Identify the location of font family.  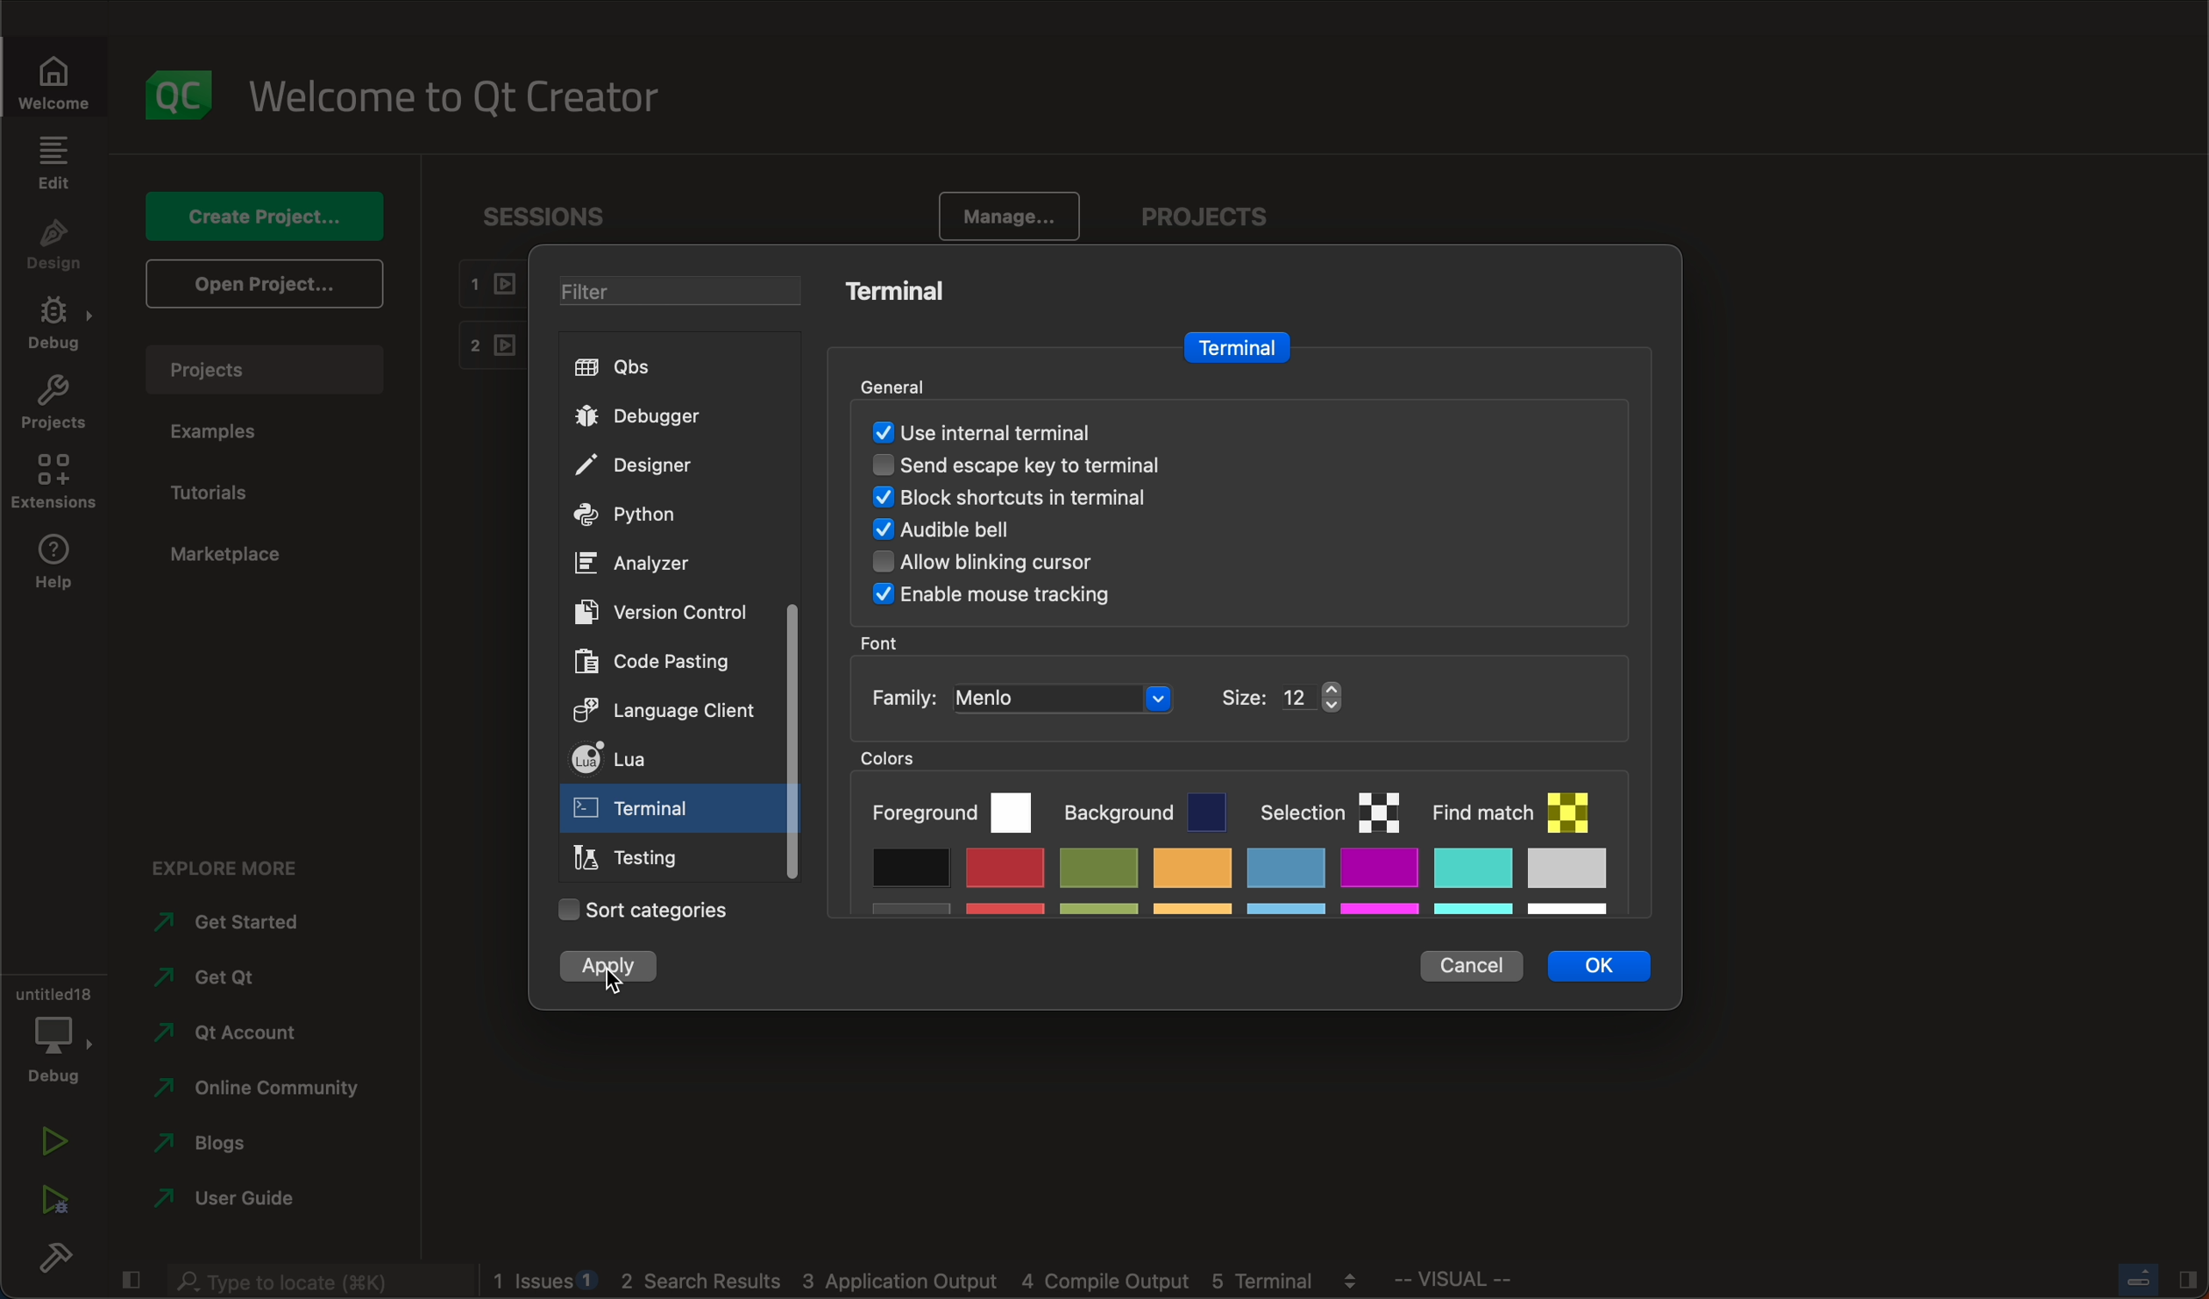
(1108, 696).